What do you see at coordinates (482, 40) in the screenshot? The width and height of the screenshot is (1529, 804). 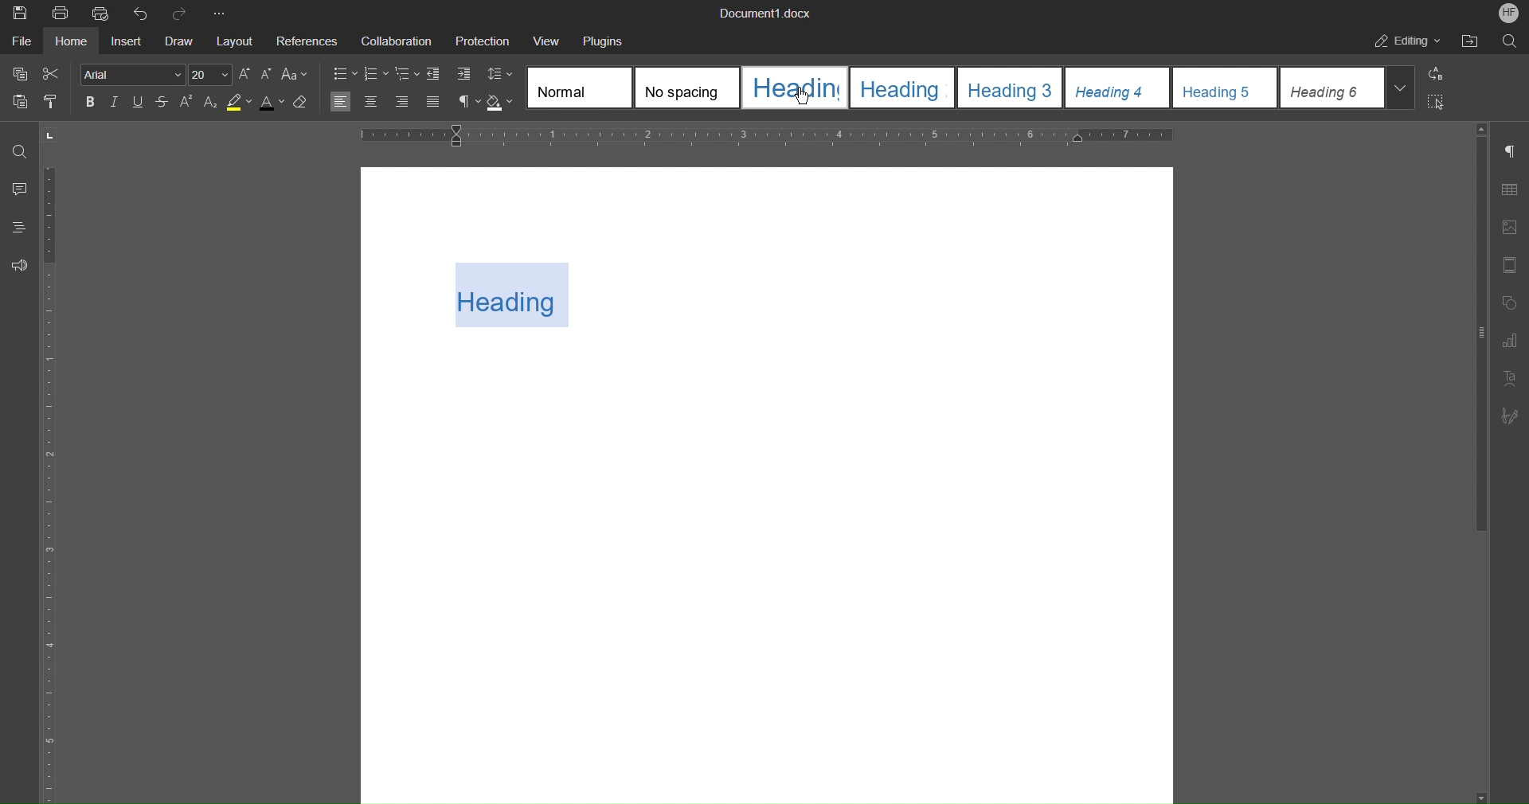 I see `Protection` at bounding box center [482, 40].